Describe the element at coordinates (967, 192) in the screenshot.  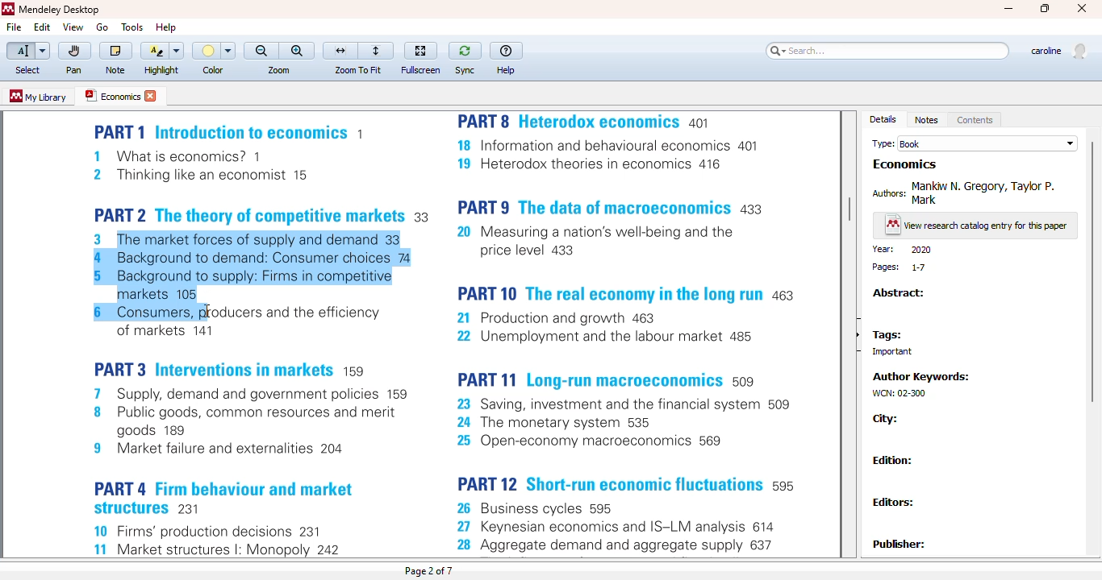
I see `authors: Mankiw N. Gregory Taylor P. Mark` at that location.